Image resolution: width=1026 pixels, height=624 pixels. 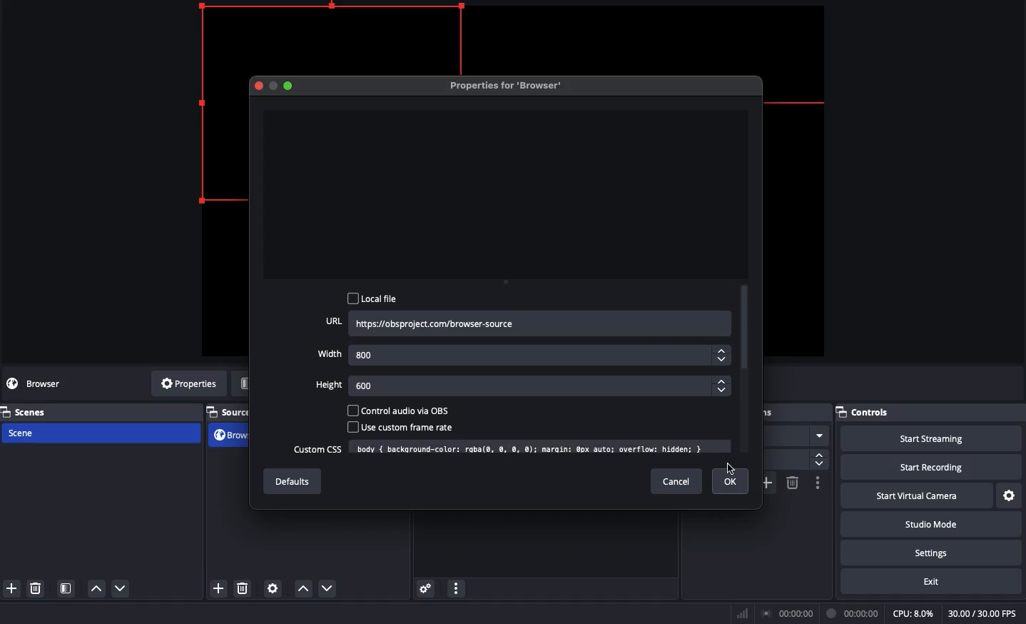 What do you see at coordinates (237, 412) in the screenshot?
I see `Sources` at bounding box center [237, 412].